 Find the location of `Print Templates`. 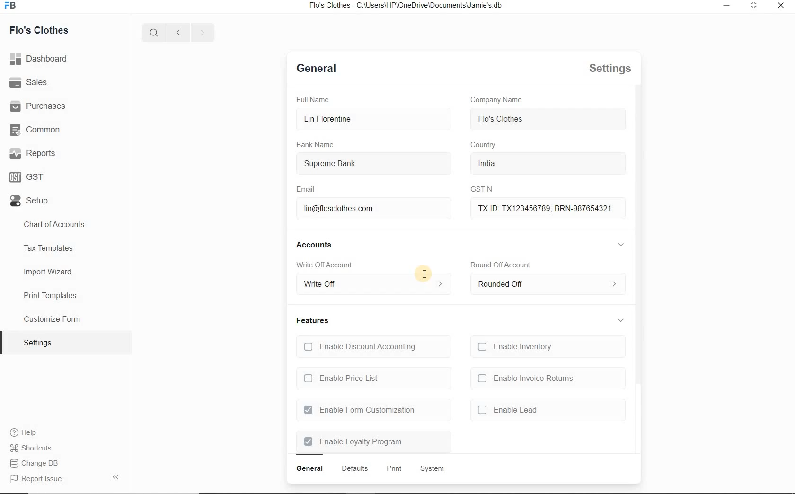

Print Templates is located at coordinates (49, 295).